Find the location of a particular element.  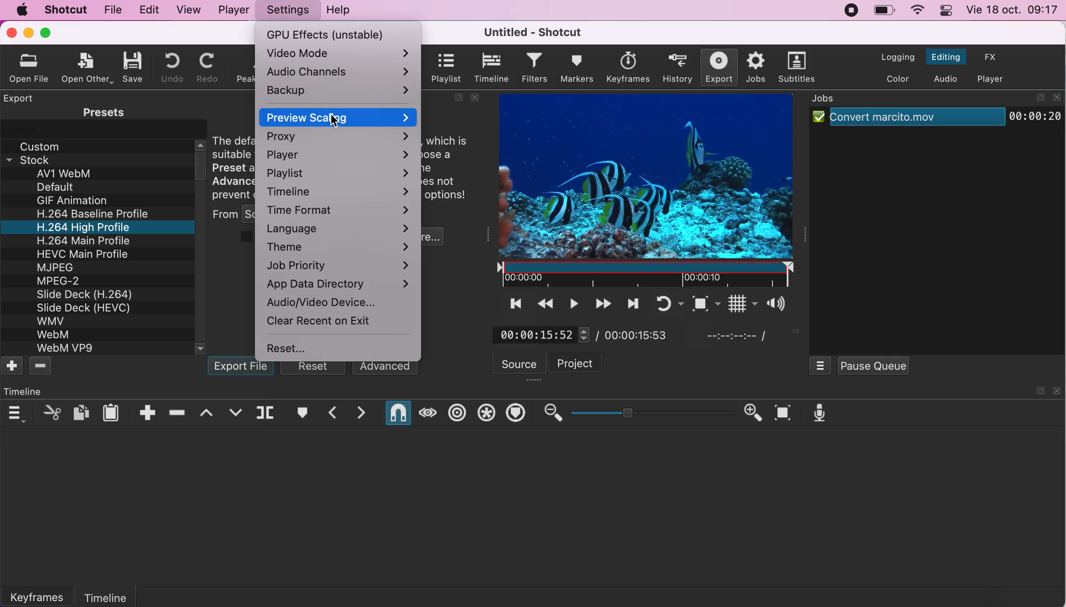

current position is located at coordinates (539, 334).